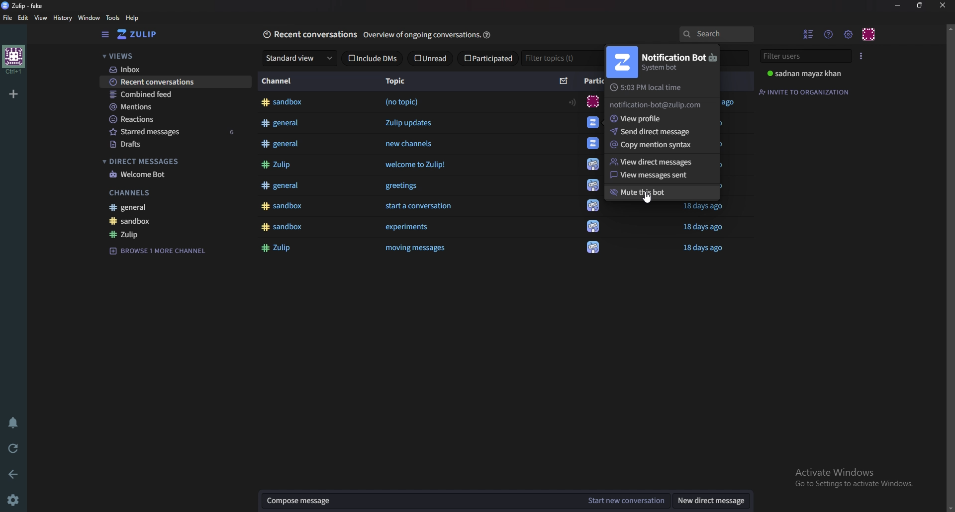 The image size is (955, 512). What do you see at coordinates (656, 193) in the screenshot?
I see `mute this bot` at bounding box center [656, 193].